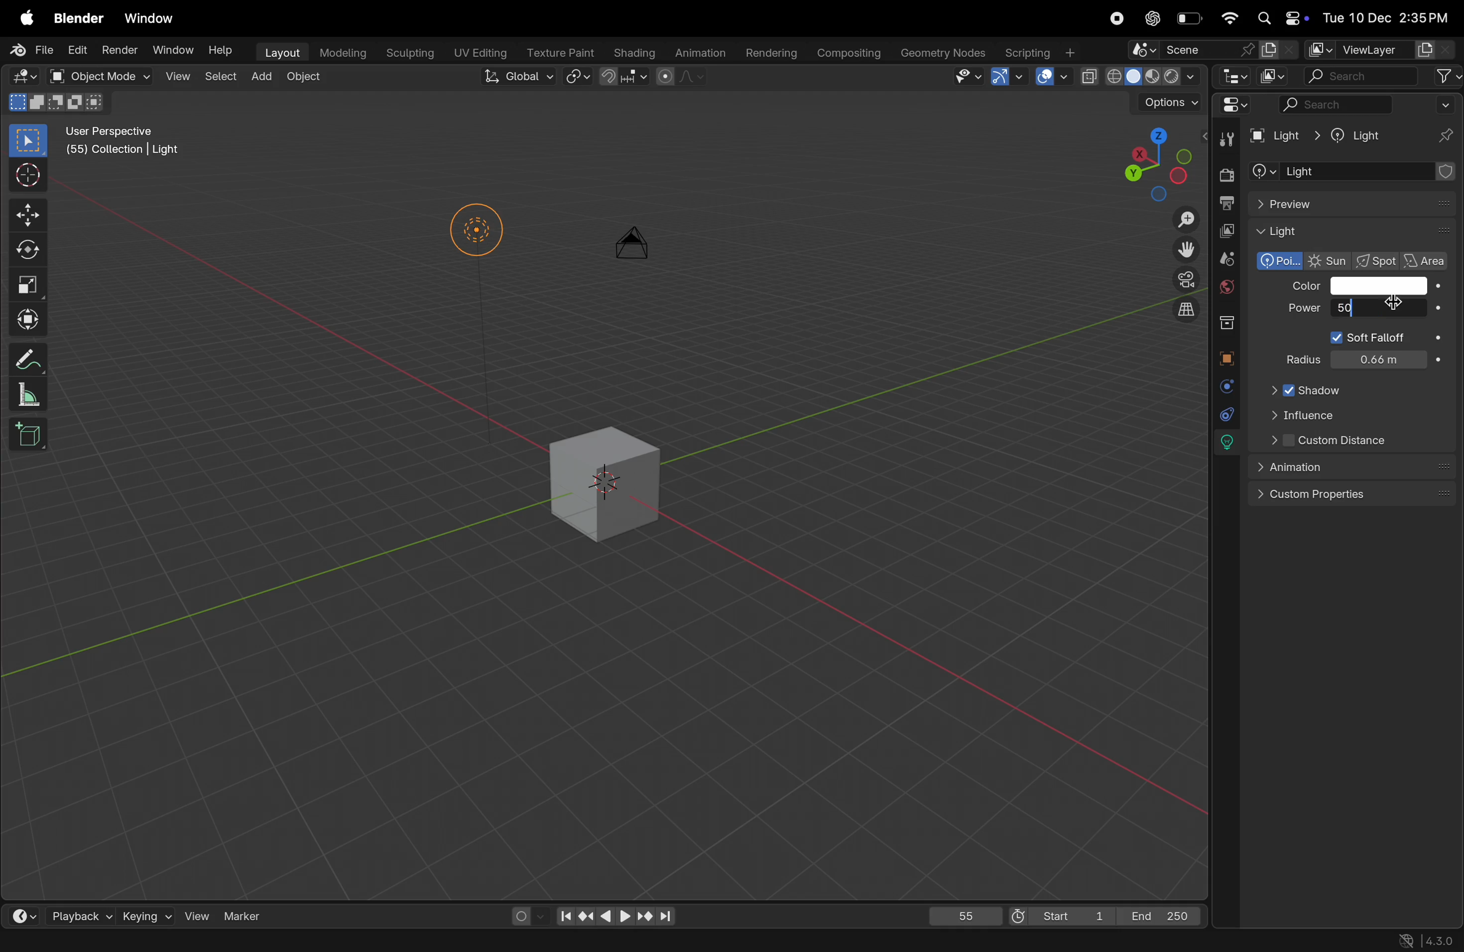  What do you see at coordinates (1353, 203) in the screenshot?
I see `preview` at bounding box center [1353, 203].